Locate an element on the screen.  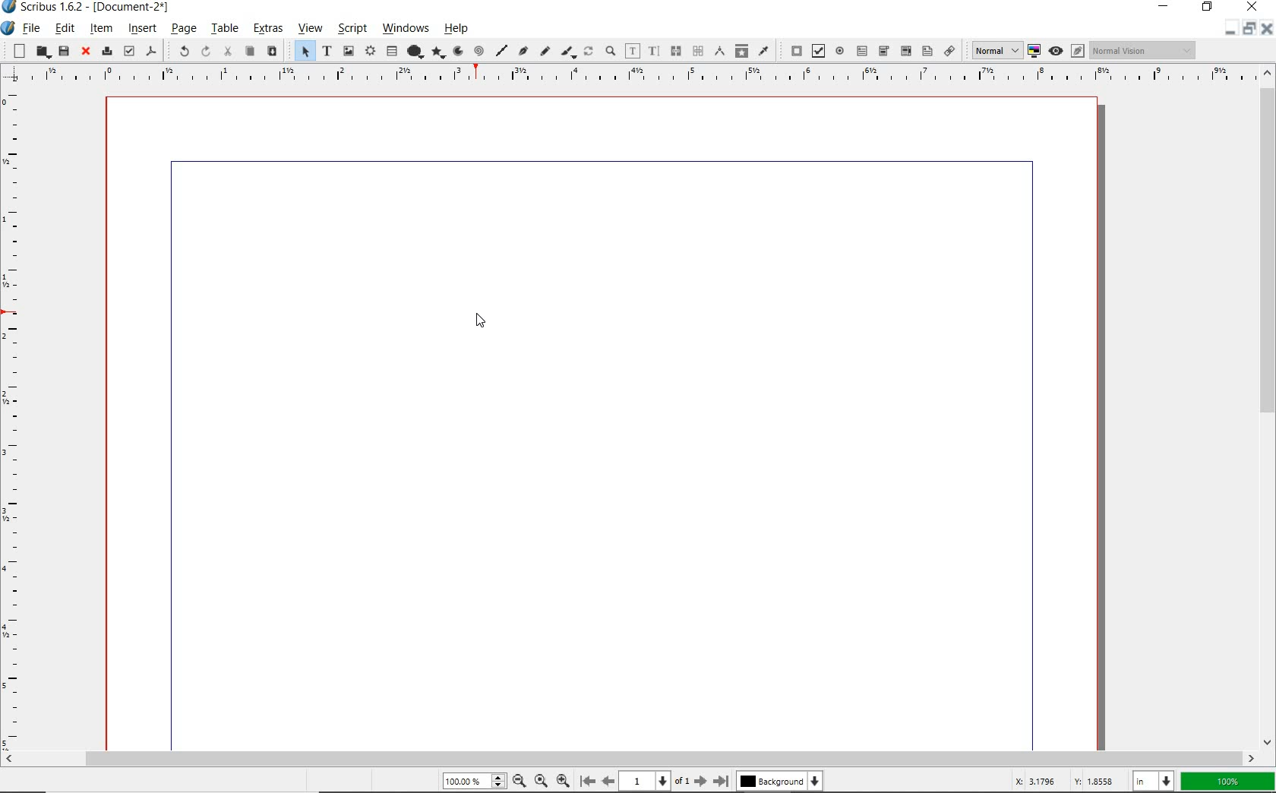
file is located at coordinates (32, 28).